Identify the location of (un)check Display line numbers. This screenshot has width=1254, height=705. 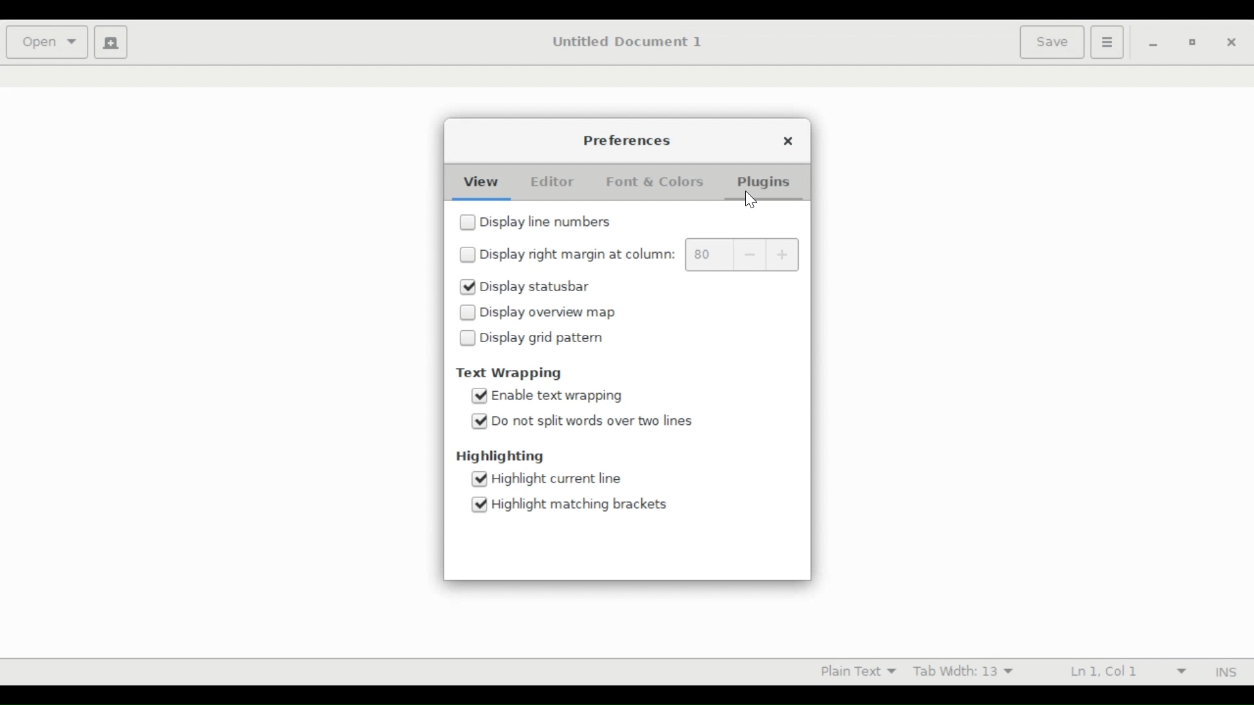
(550, 222).